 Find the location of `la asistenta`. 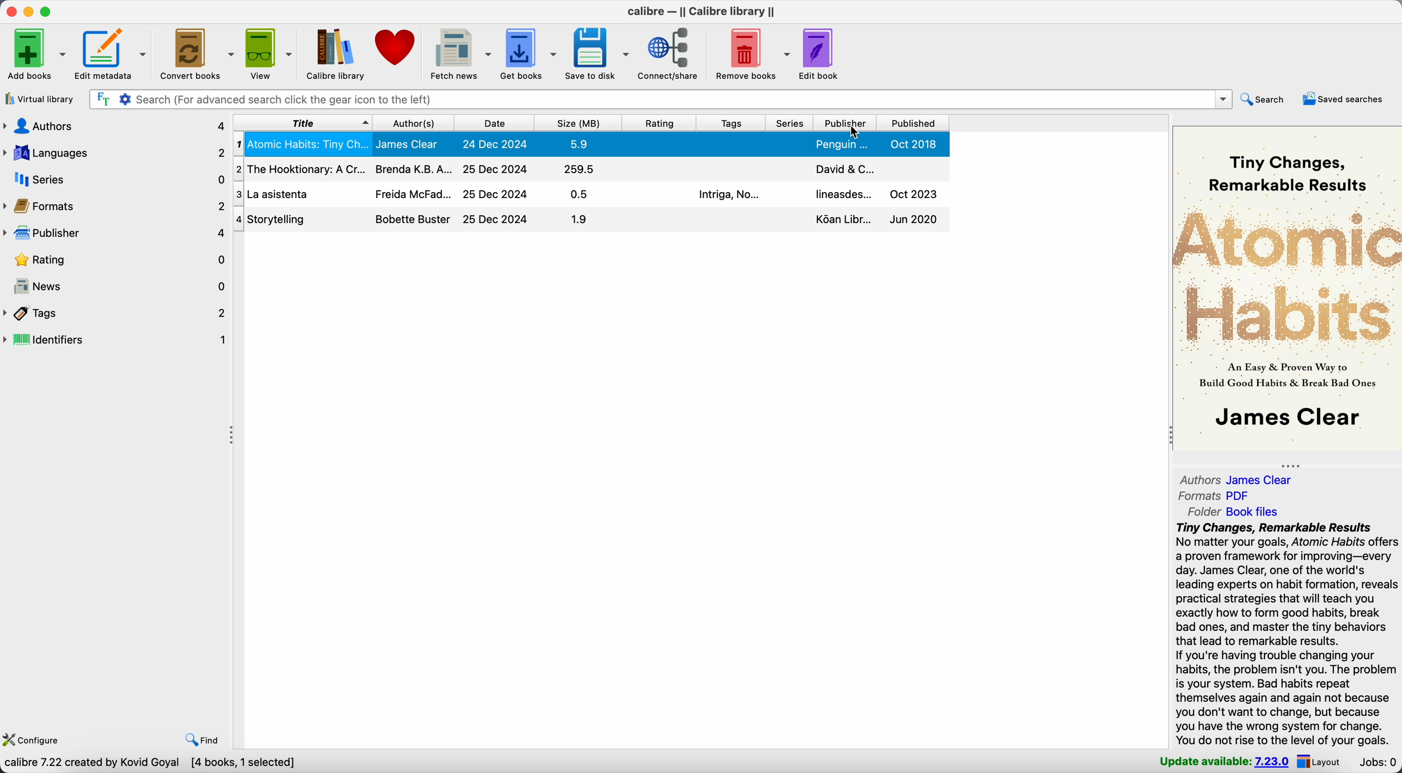

la asistenta is located at coordinates (281, 195).